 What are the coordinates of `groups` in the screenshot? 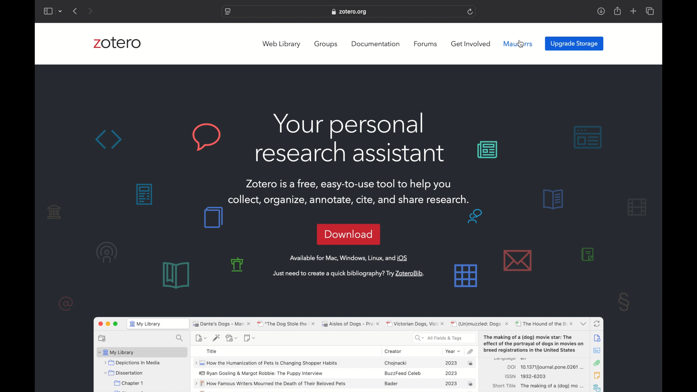 It's located at (326, 44).